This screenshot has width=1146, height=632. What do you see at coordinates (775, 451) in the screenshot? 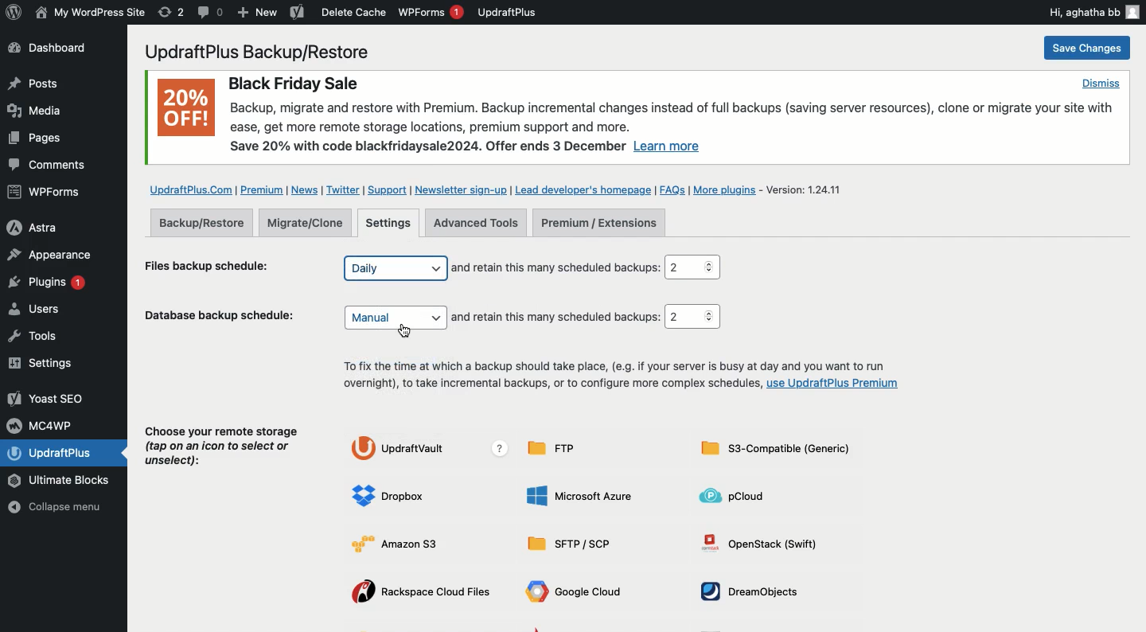
I see `S3-compatible generic` at bounding box center [775, 451].